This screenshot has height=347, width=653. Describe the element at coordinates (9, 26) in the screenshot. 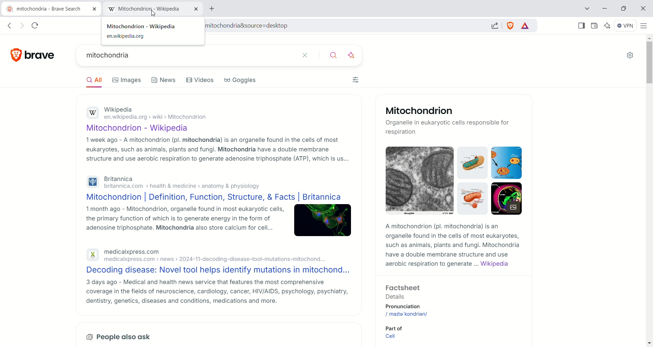

I see `go back` at that location.